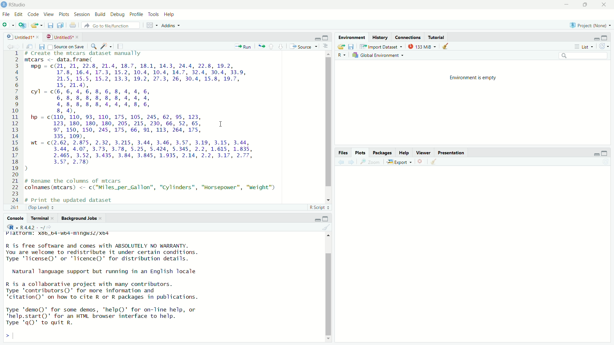 The height and width of the screenshot is (345, 614). What do you see at coordinates (118, 15) in the screenshot?
I see `Debug` at bounding box center [118, 15].